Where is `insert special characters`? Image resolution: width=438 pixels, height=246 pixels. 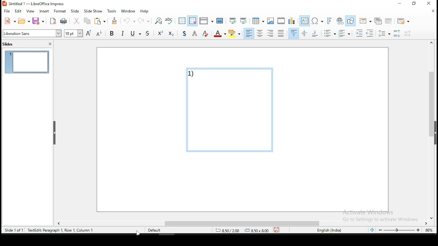
insert special characters is located at coordinates (317, 21).